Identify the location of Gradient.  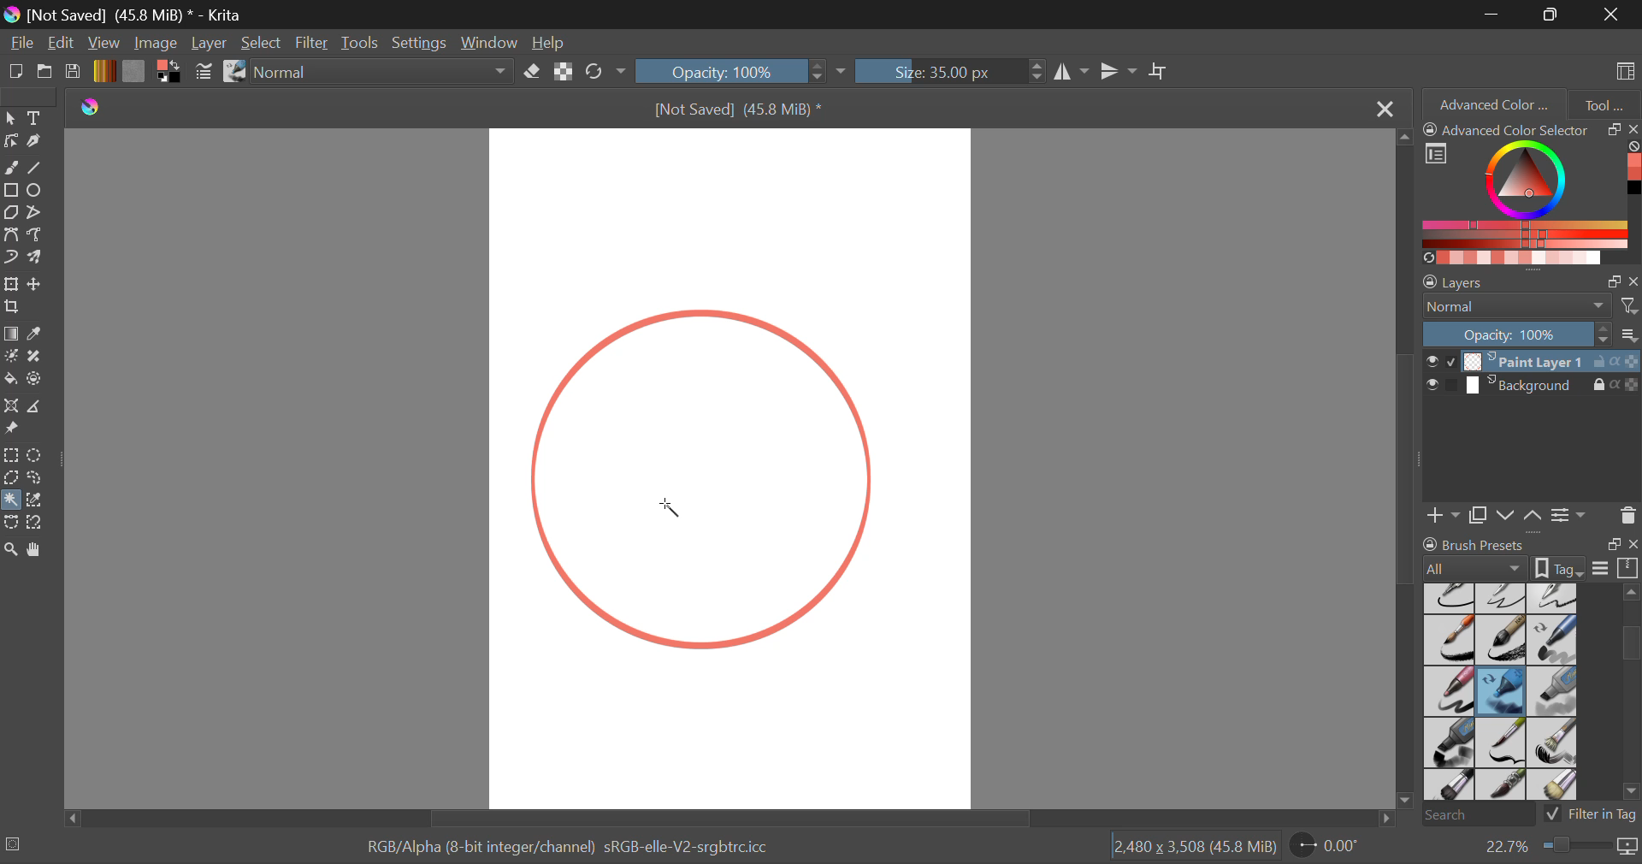
(103, 71).